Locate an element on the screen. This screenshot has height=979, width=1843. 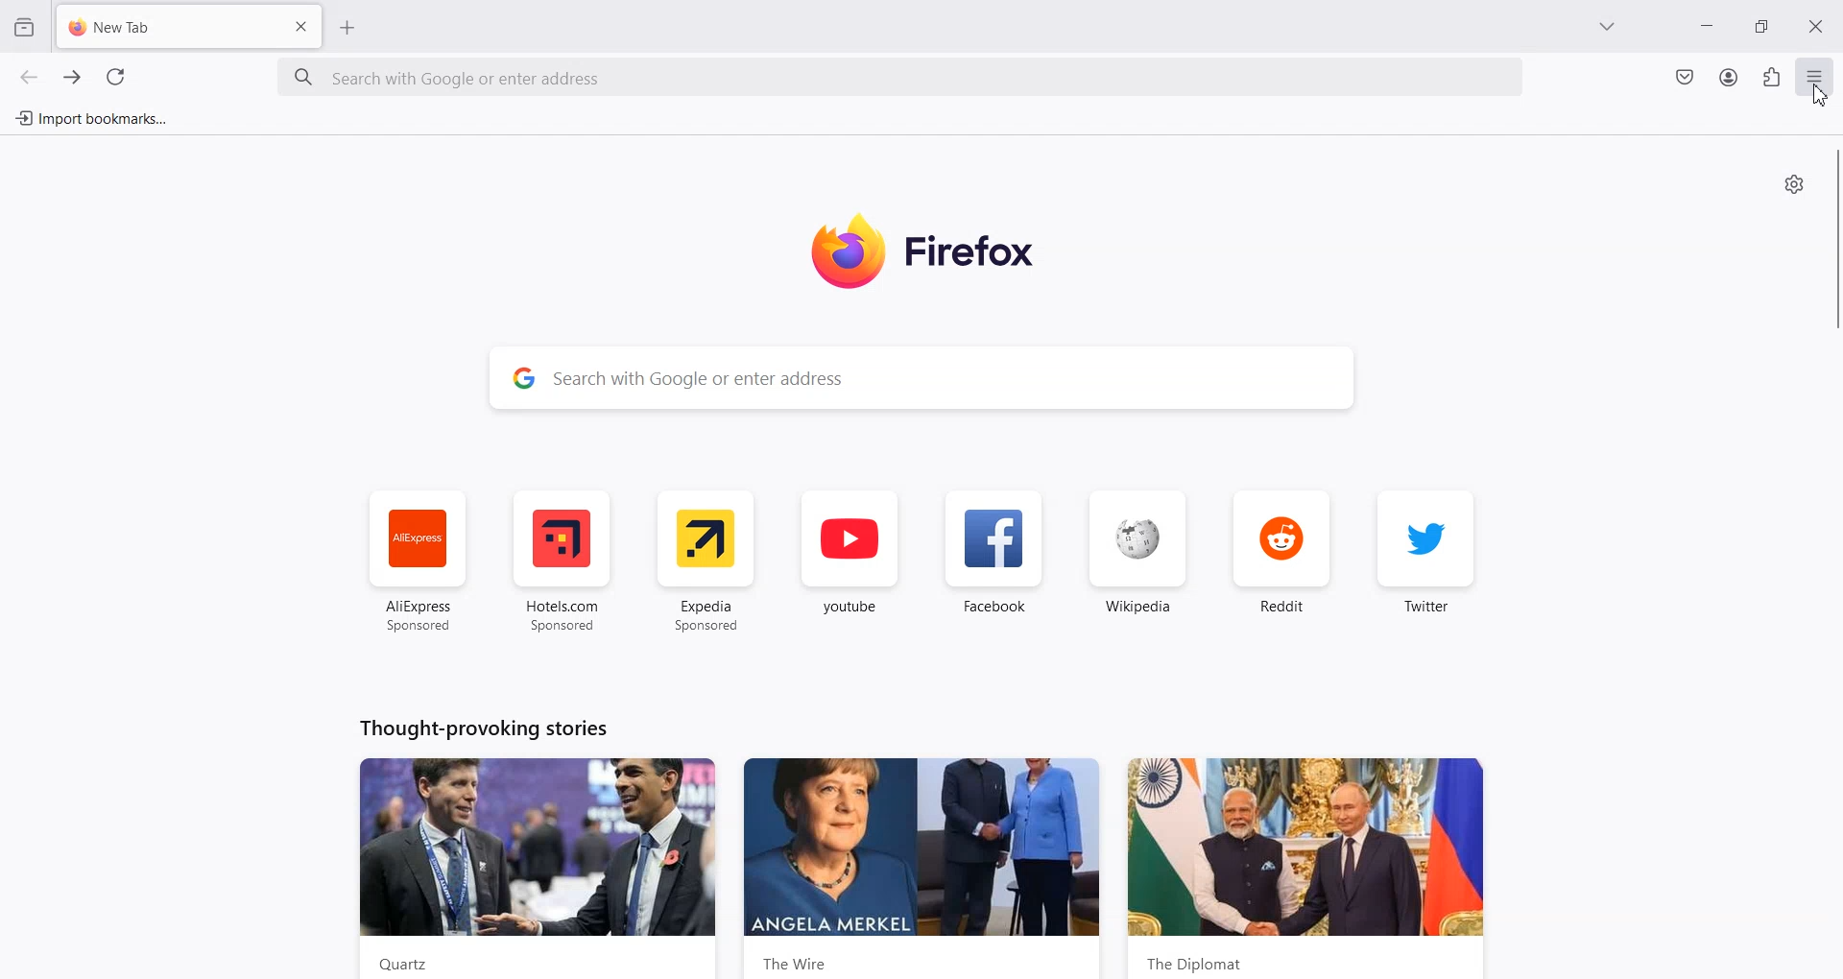
View recent Browsing is located at coordinates (25, 28).